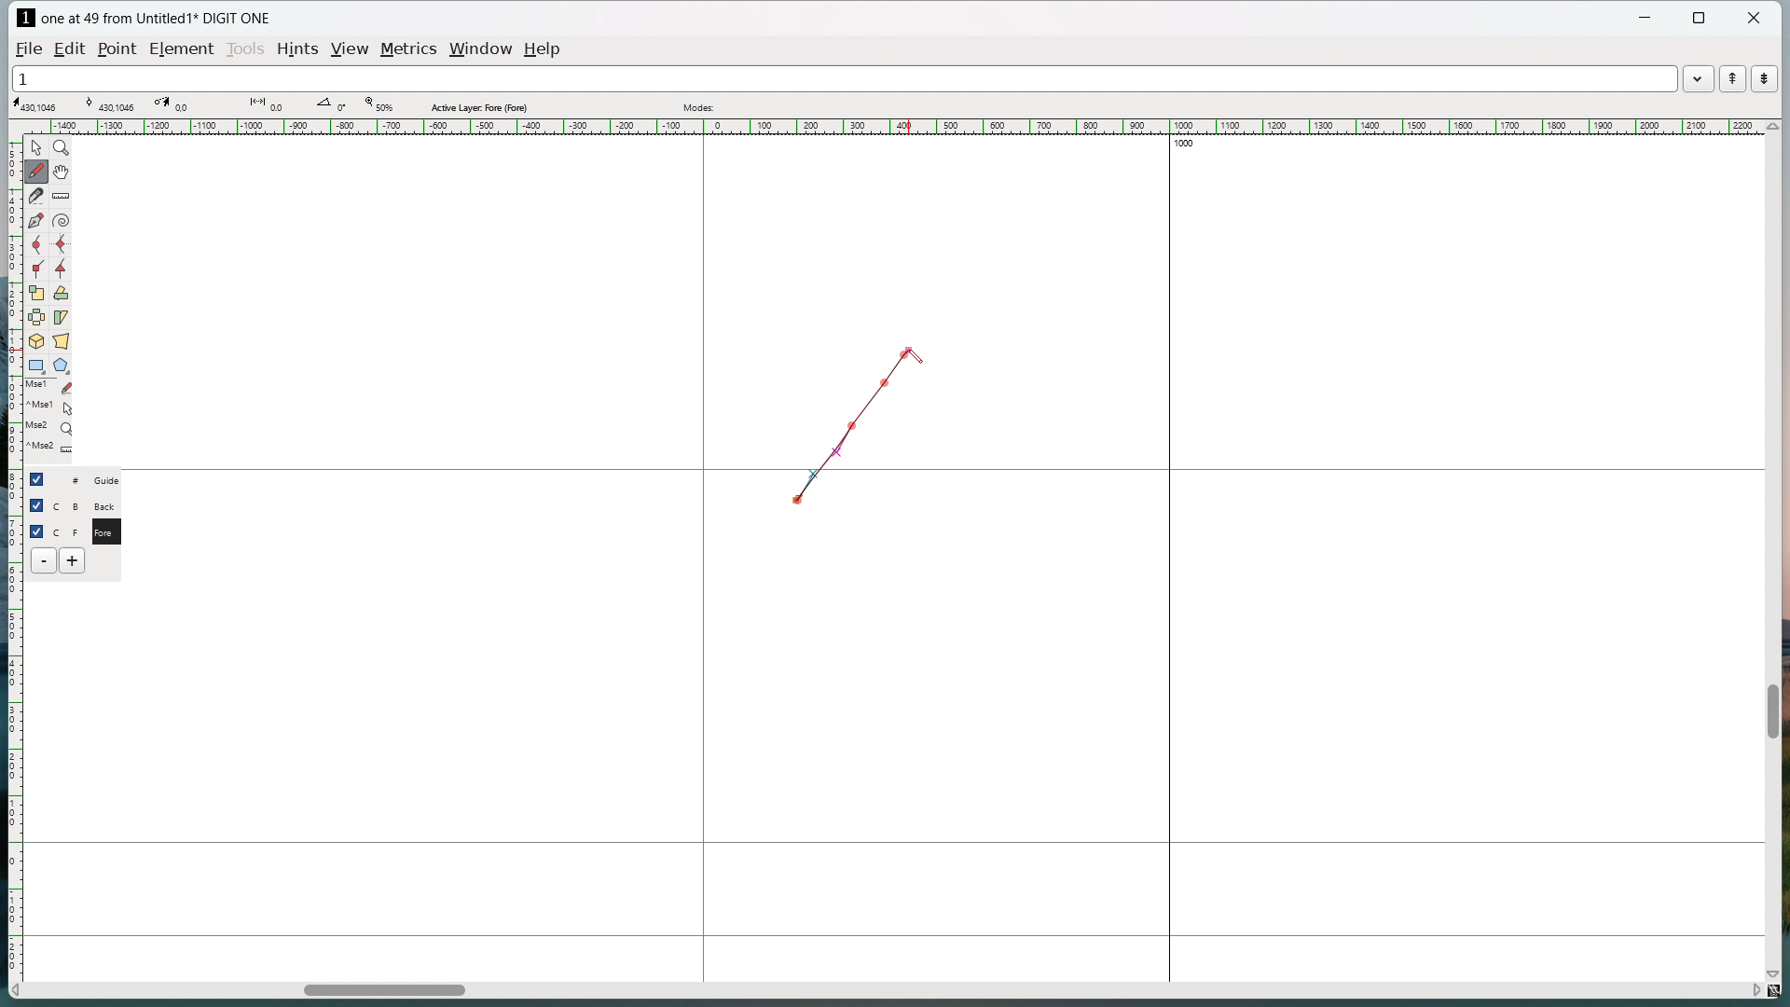 The width and height of the screenshot is (1790, 1007). Describe the element at coordinates (1778, 971) in the screenshot. I see `scroll down` at that location.